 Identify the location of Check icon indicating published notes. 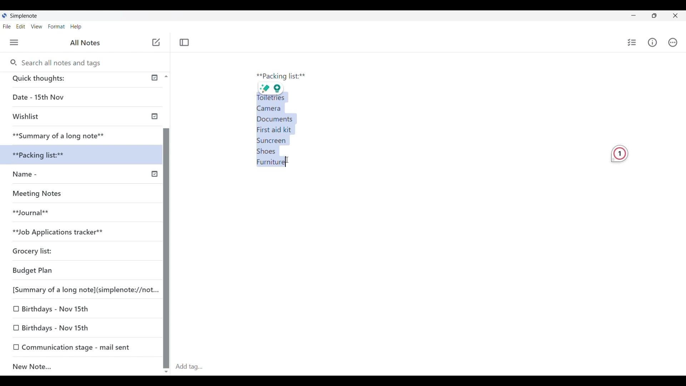
(154, 126).